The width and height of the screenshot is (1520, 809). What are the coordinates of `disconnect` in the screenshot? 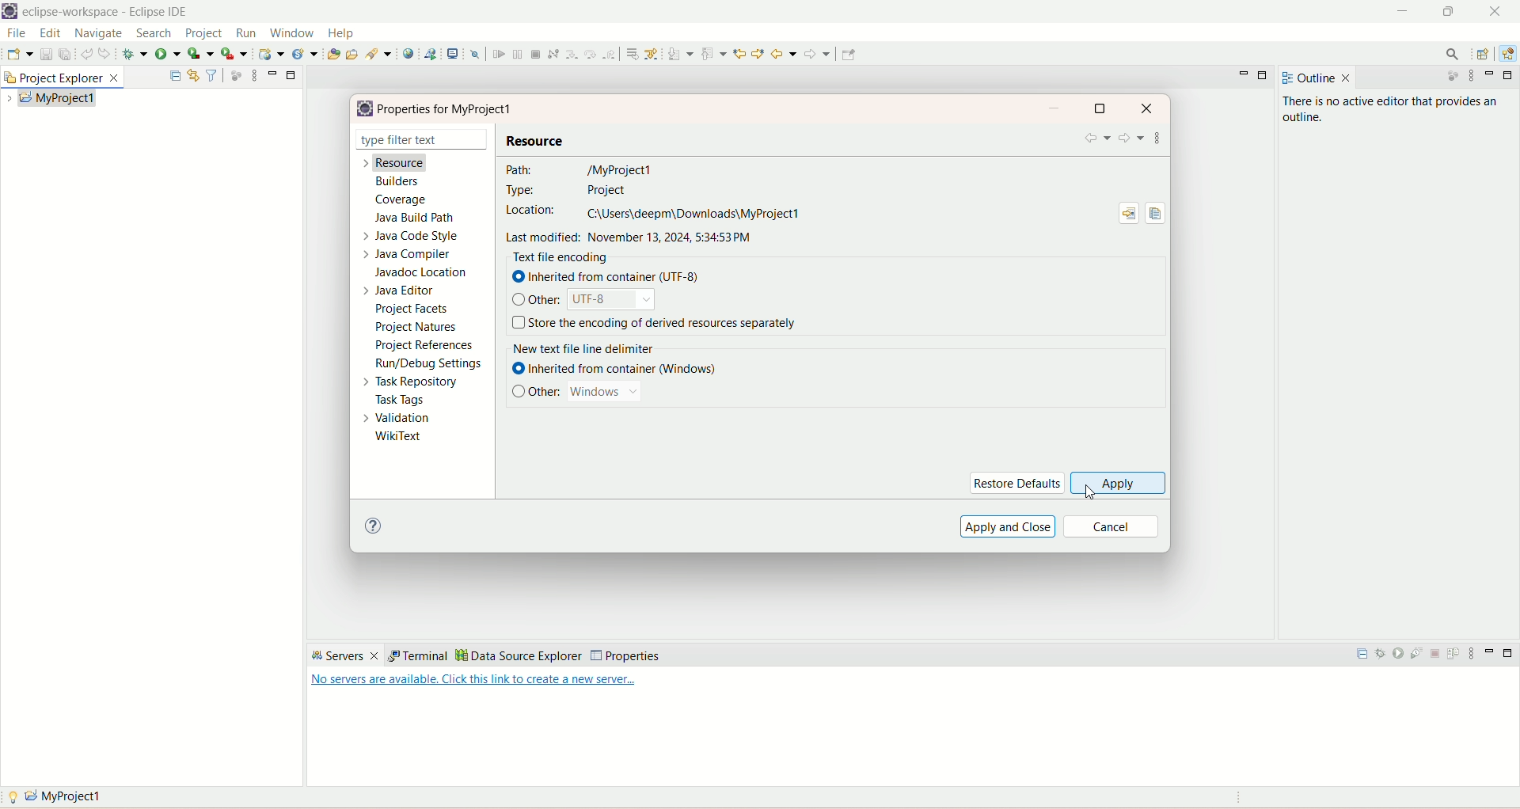 It's located at (553, 53).